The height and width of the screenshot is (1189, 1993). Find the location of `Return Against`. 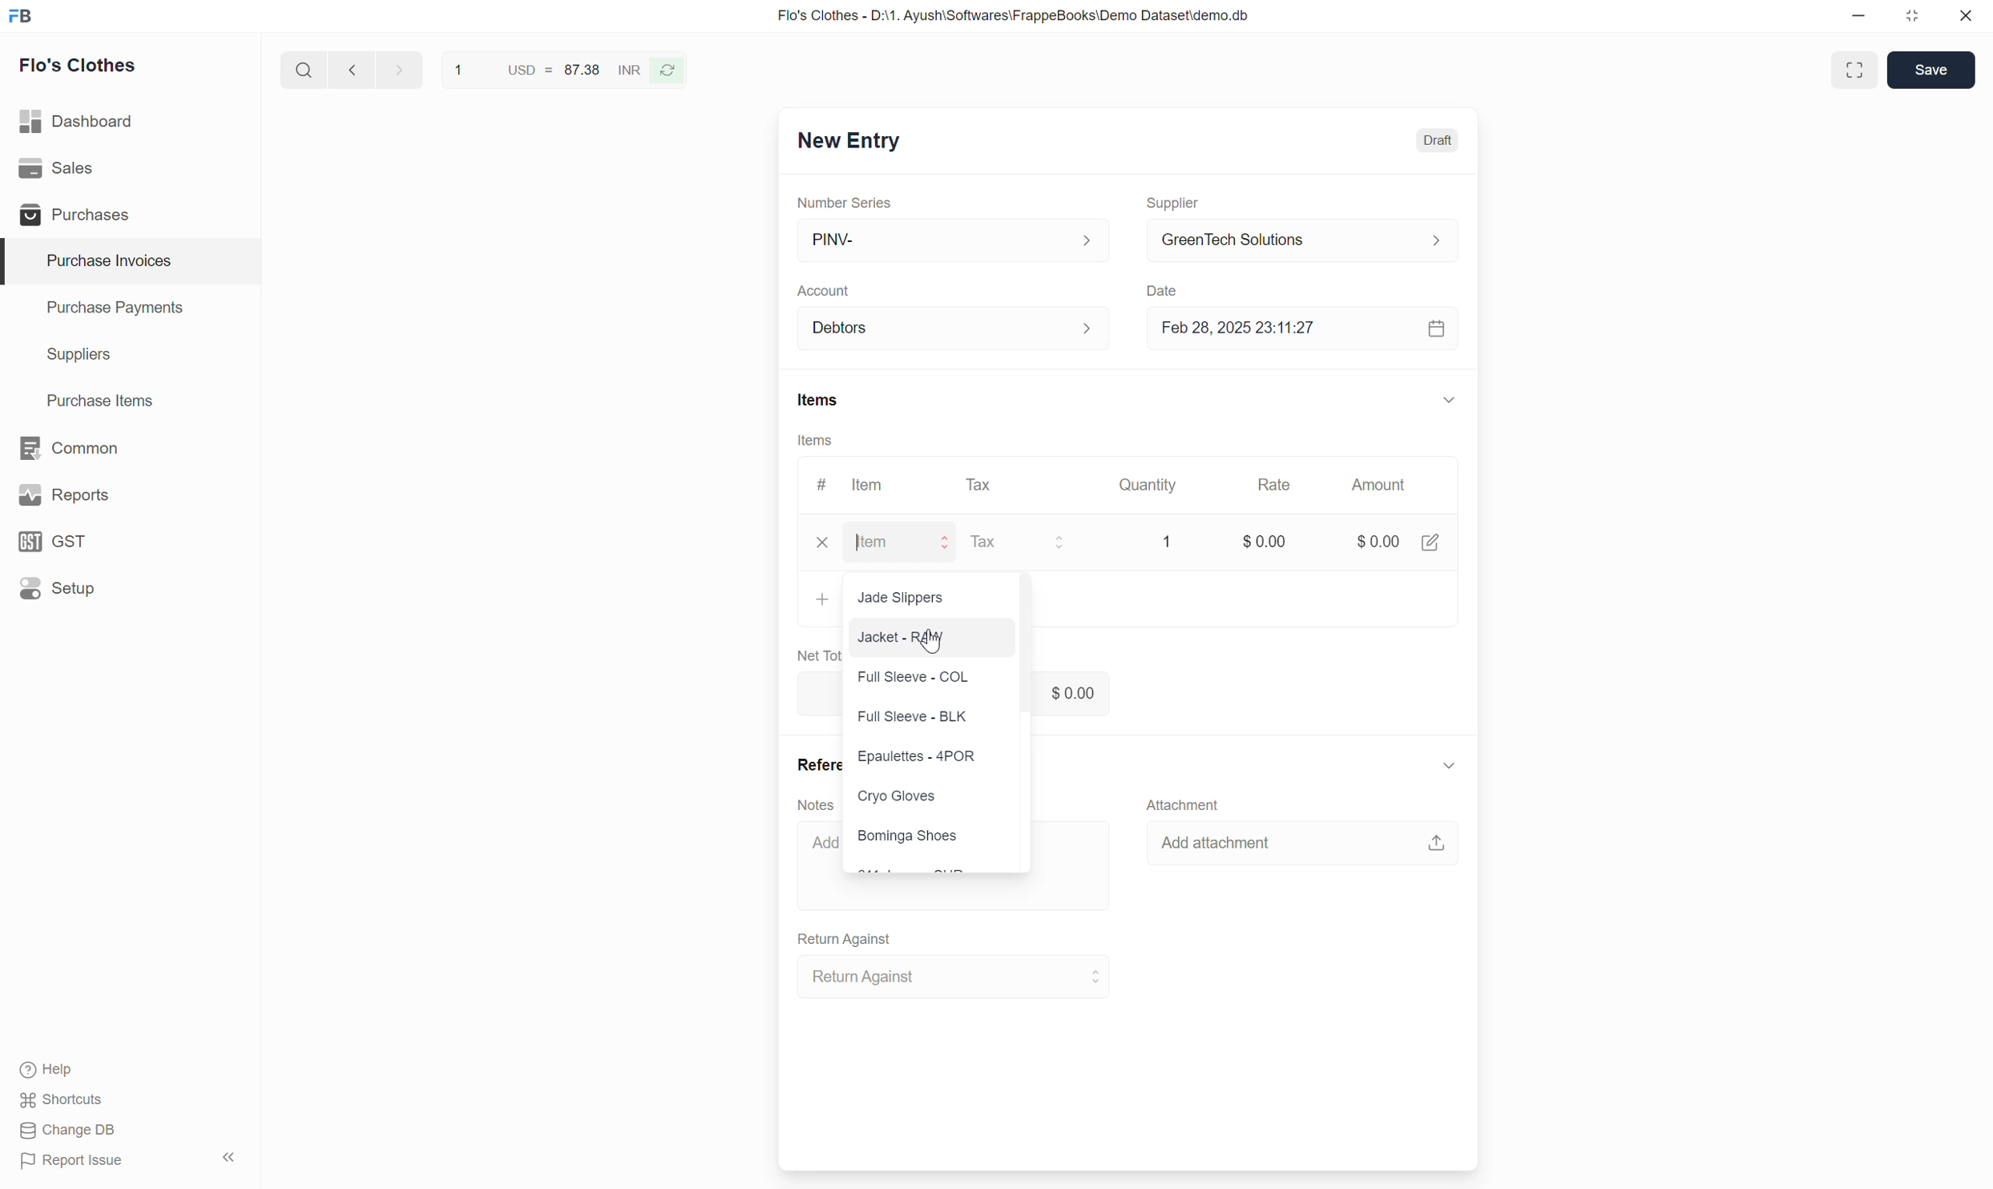

Return Against is located at coordinates (955, 975).